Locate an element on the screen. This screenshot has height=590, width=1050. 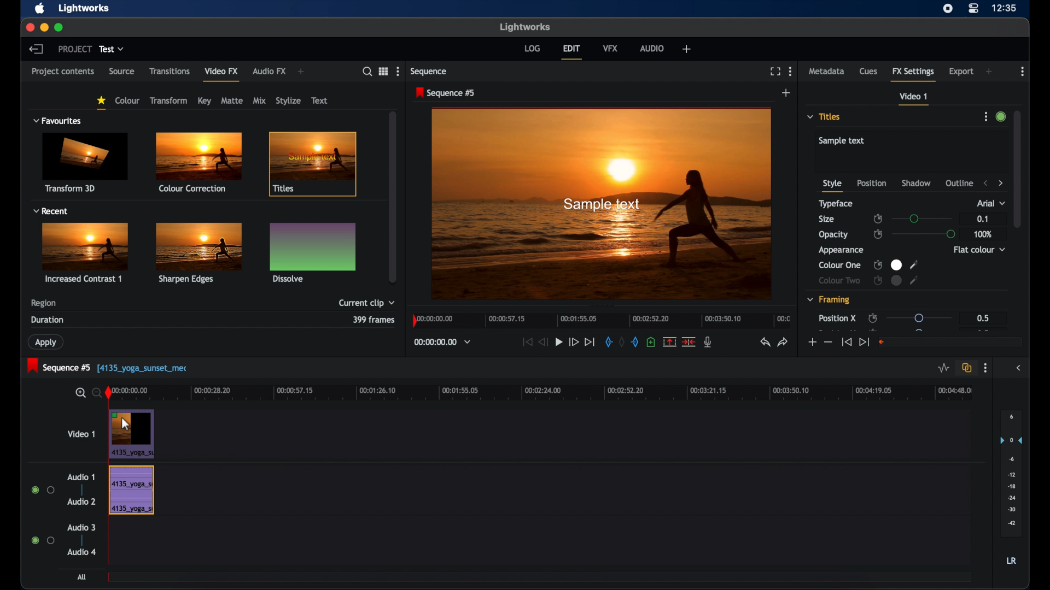
export is located at coordinates (960, 72).